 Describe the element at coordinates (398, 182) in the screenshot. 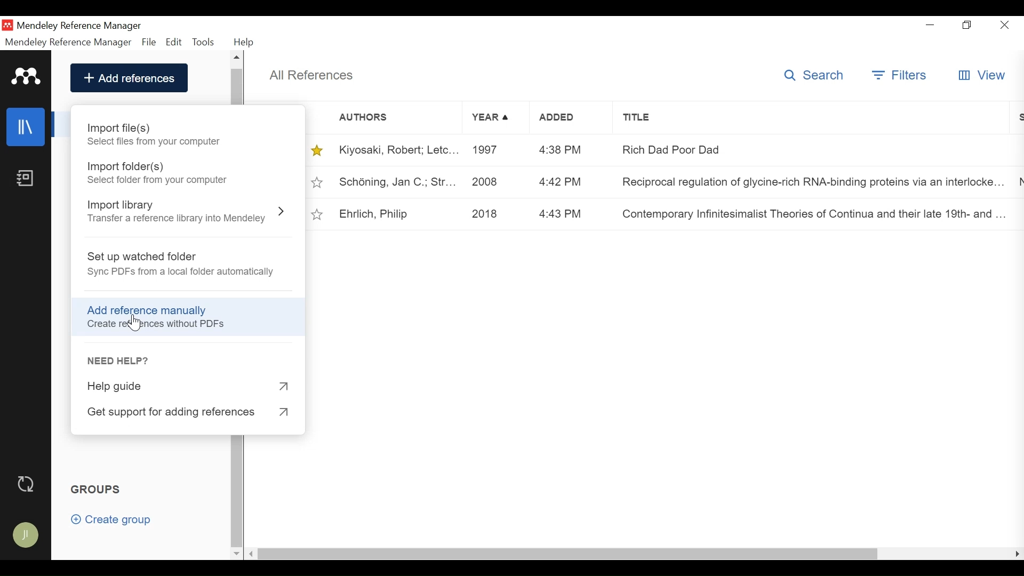

I see `Schéning, Jan C.; Str...` at that location.